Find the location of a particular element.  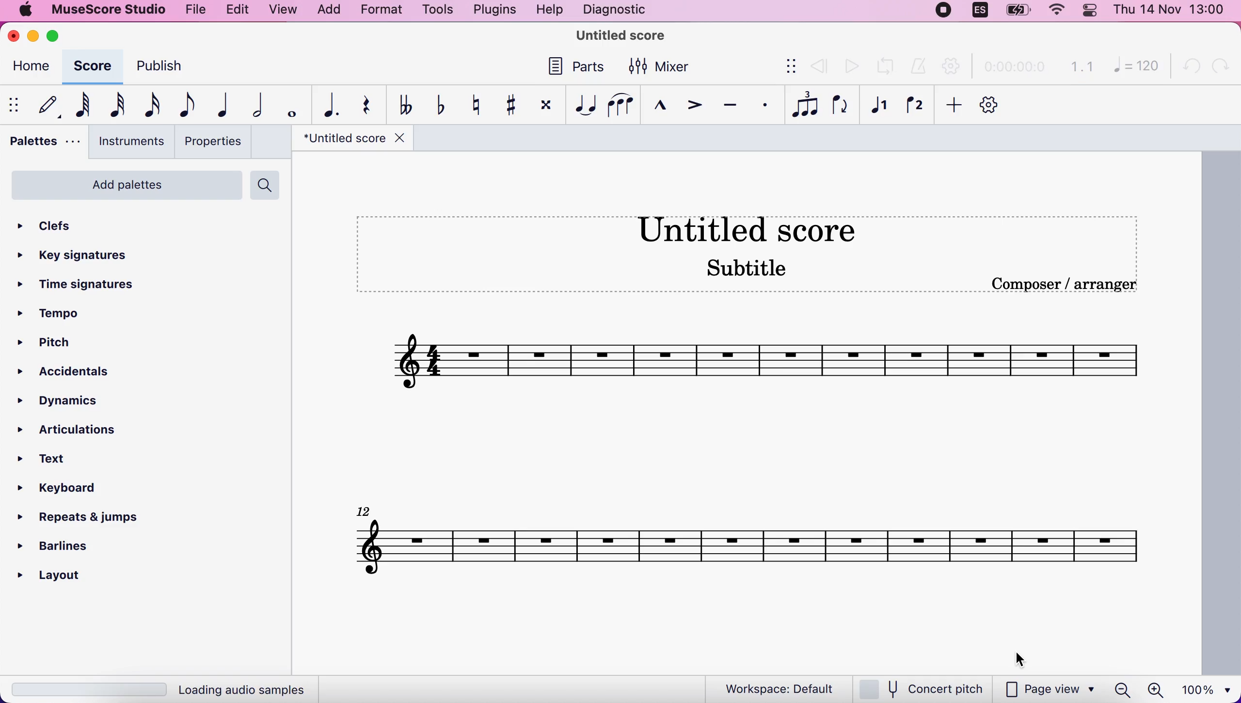

dynamics is located at coordinates (71, 402).